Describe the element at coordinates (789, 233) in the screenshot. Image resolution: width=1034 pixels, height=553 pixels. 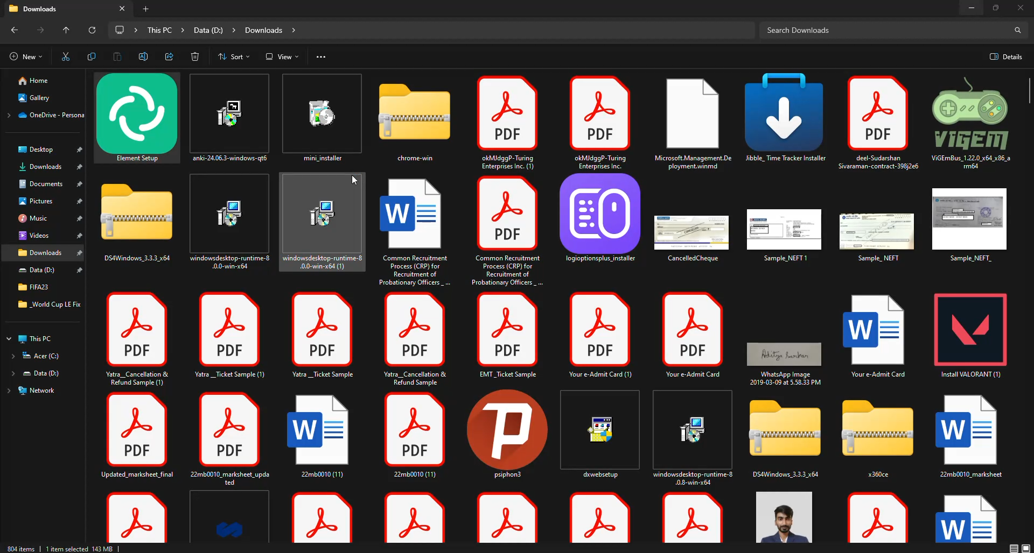
I see `file` at that location.